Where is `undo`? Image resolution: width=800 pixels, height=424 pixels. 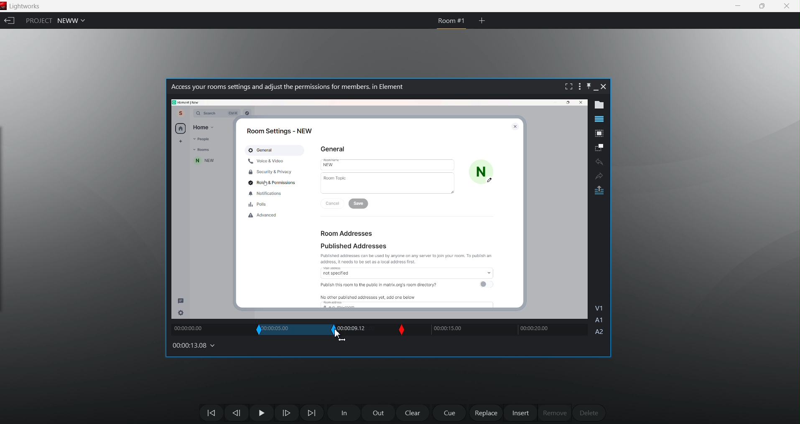 undo is located at coordinates (601, 162).